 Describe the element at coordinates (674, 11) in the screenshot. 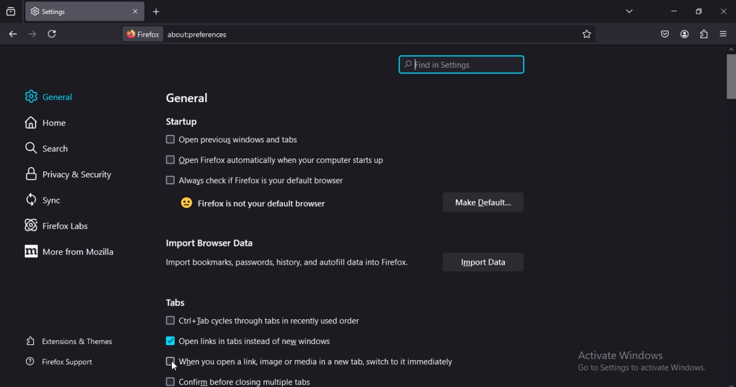

I see `minimize` at that location.